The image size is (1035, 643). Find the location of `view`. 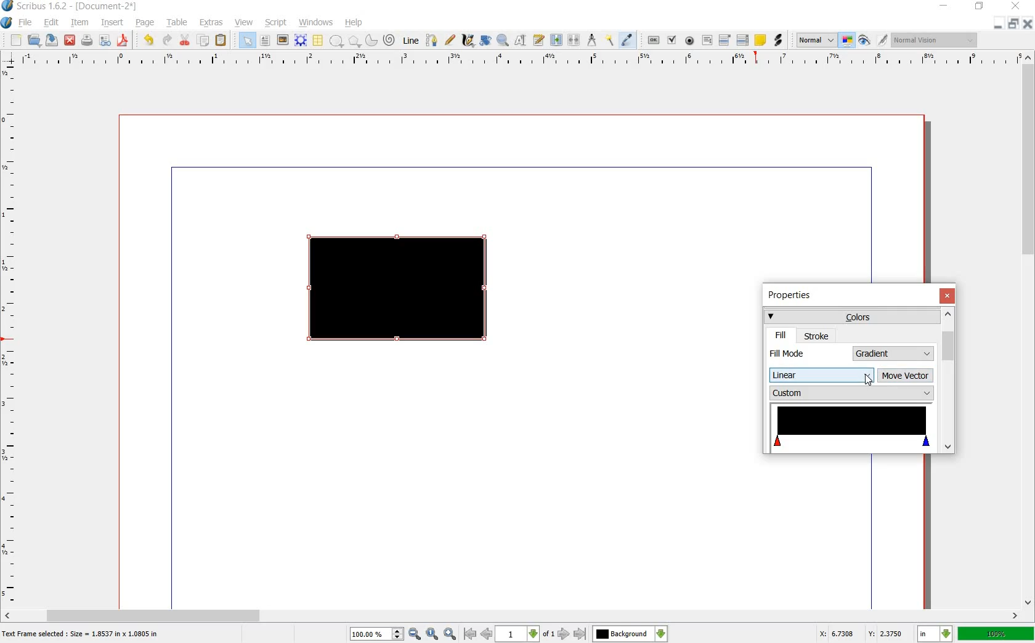

view is located at coordinates (245, 23).